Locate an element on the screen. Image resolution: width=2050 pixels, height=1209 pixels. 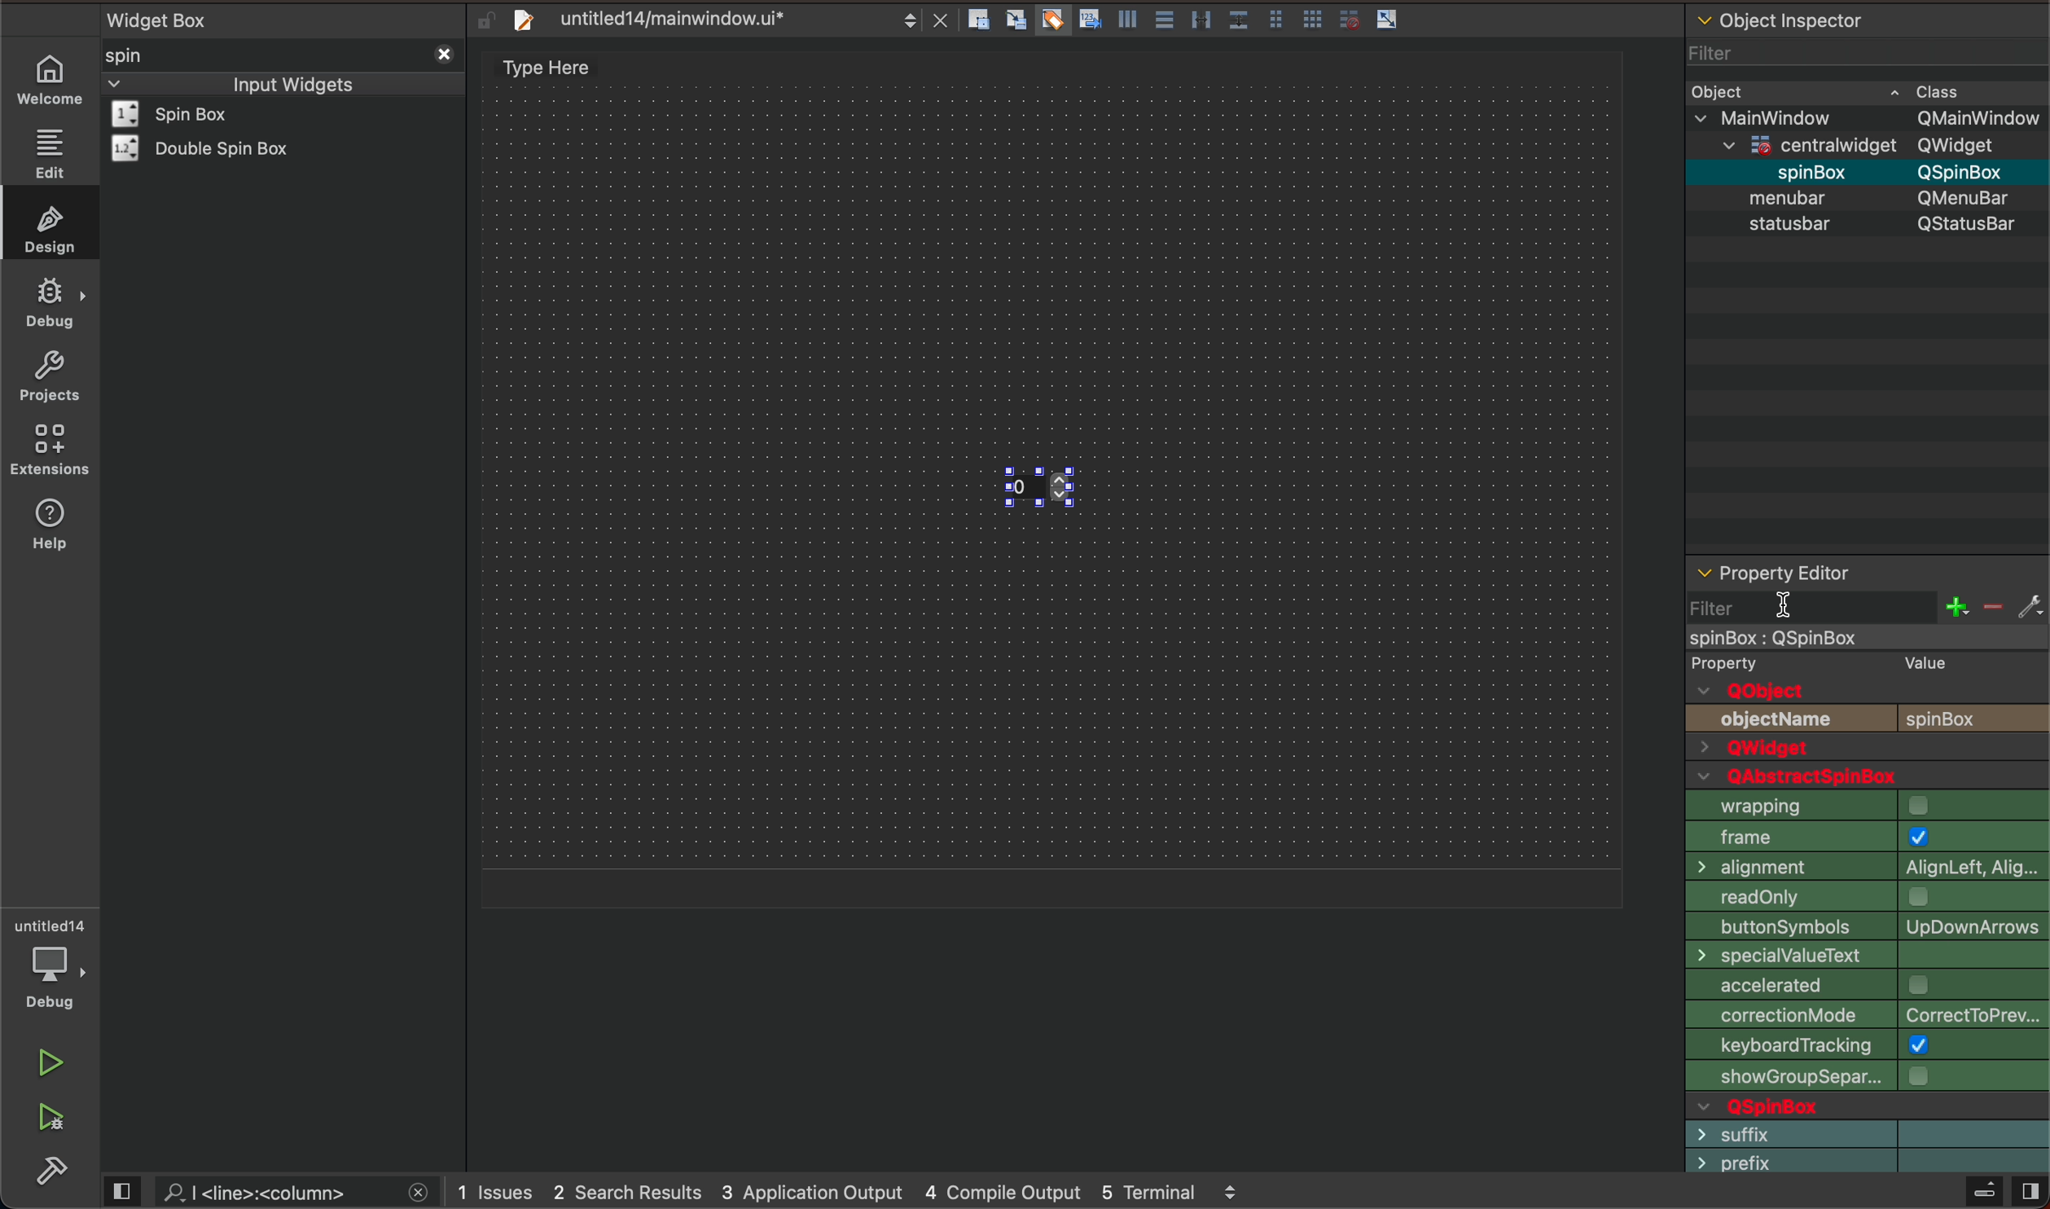
animated is located at coordinates (1868, 863).